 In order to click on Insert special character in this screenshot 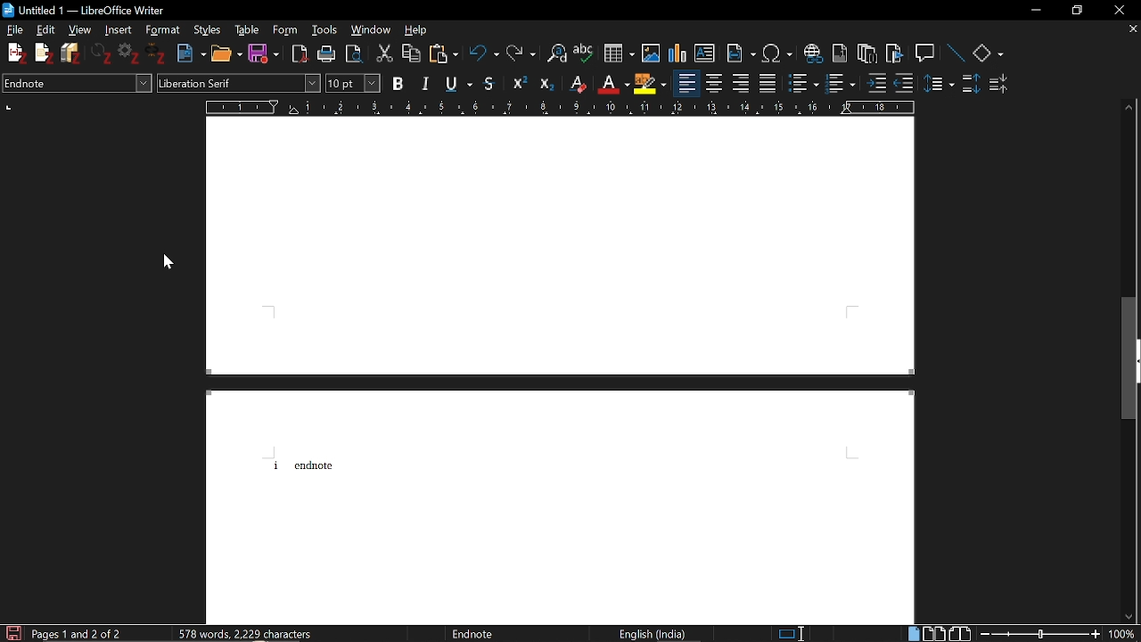, I will do `click(776, 53)`.